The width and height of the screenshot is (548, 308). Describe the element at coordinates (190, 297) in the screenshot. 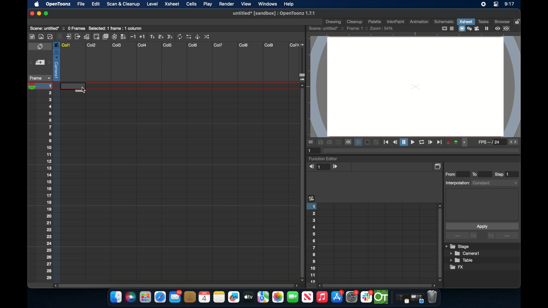

I see `contacts` at that location.